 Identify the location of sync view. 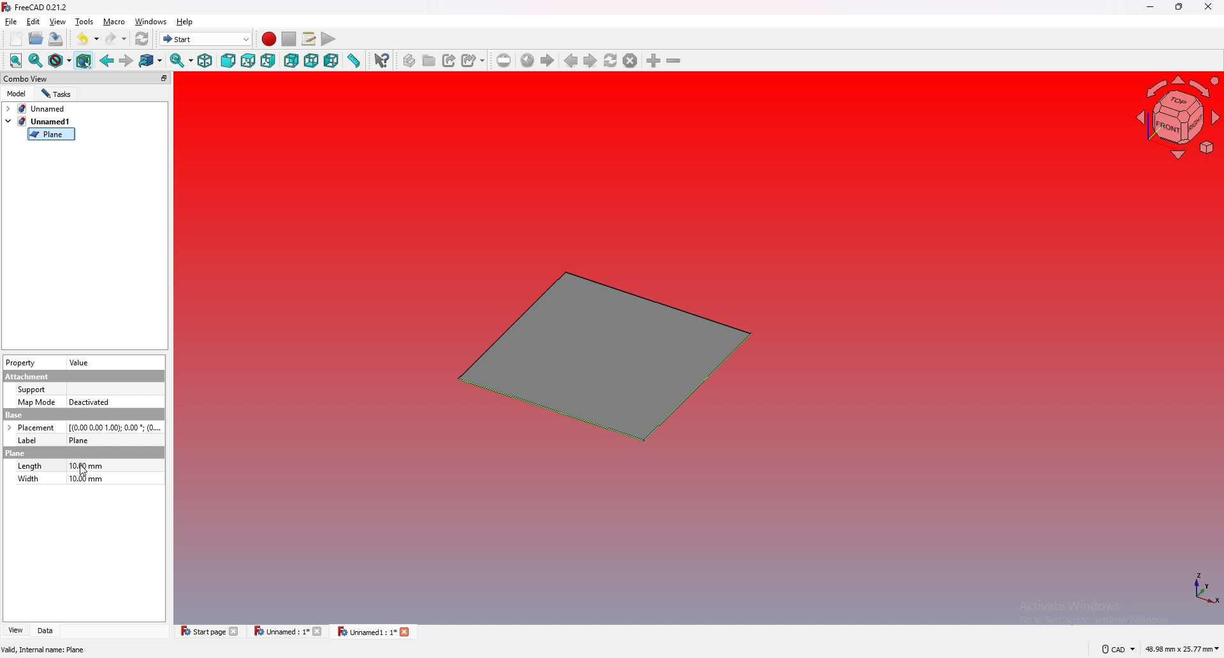
(181, 60).